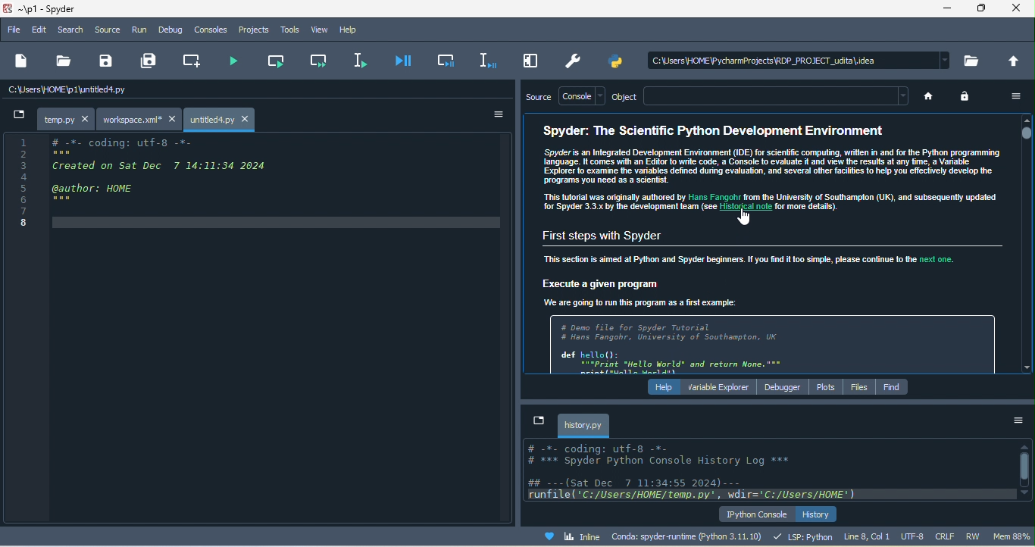 The image size is (1035, 547). Describe the element at coordinates (658, 387) in the screenshot. I see `help` at that location.